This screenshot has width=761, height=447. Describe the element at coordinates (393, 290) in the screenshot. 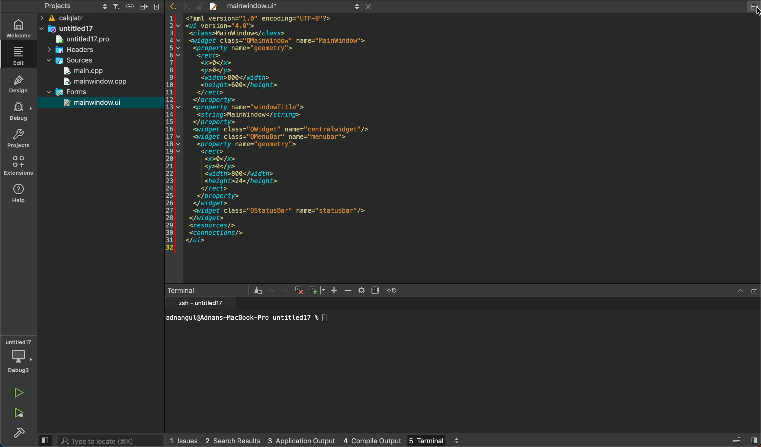

I see `reset` at that location.